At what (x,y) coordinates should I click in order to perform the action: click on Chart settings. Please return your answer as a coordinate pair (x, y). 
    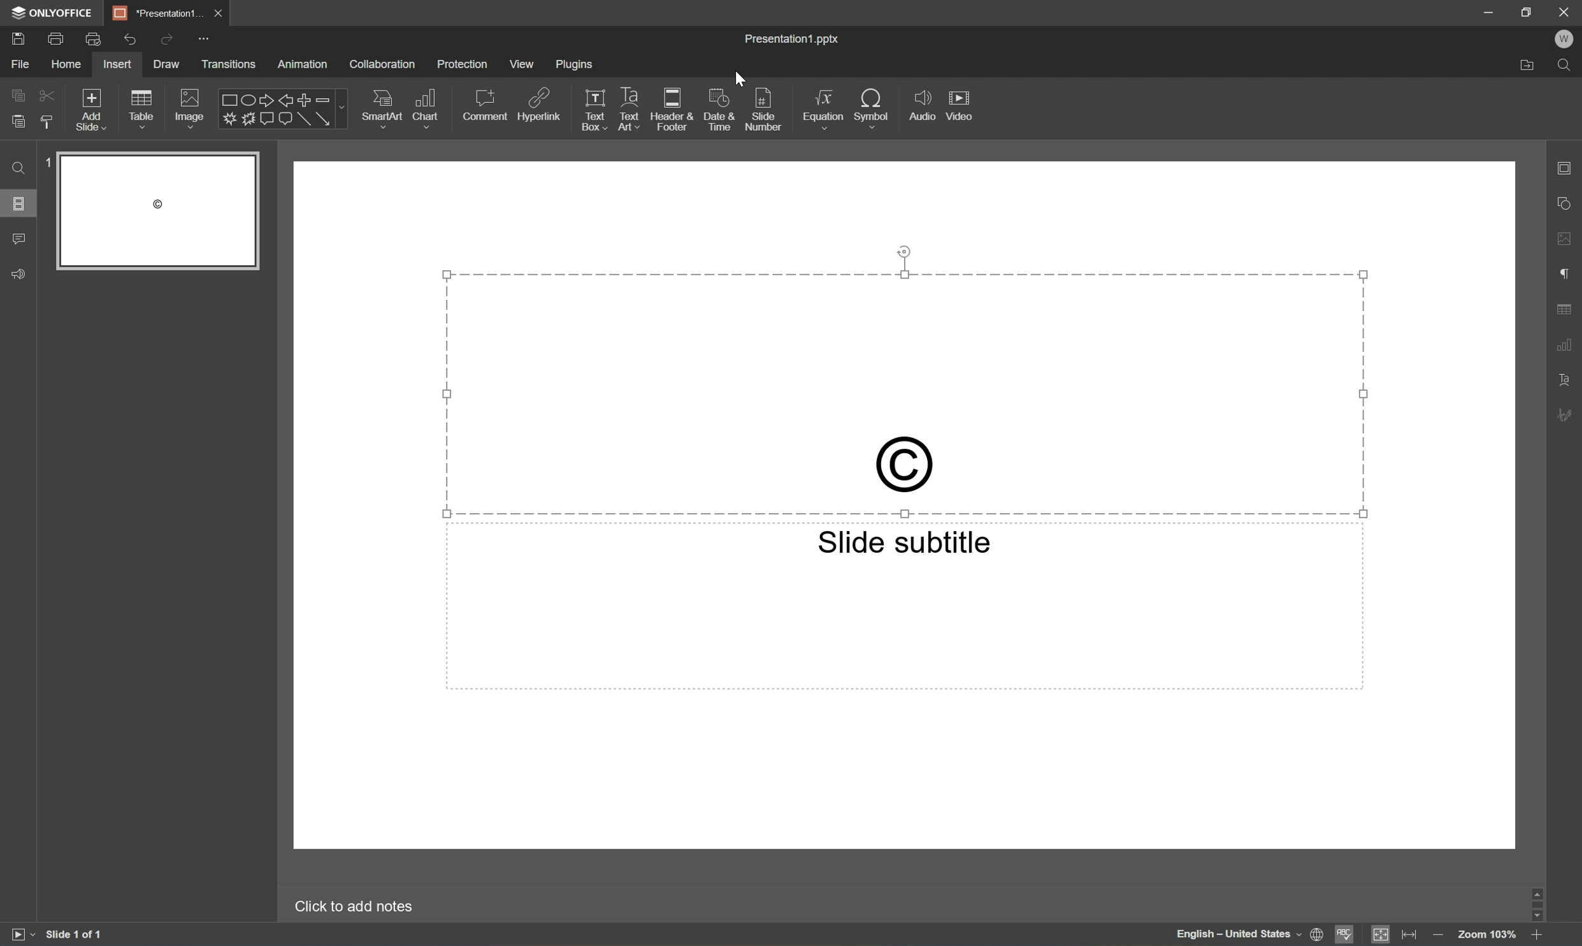
    Looking at the image, I should click on (1565, 346).